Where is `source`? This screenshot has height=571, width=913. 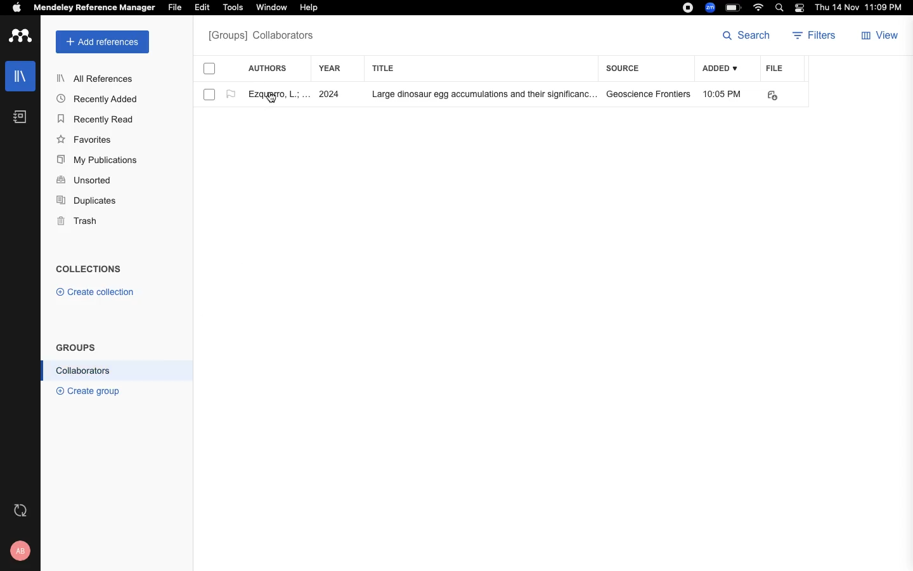
source is located at coordinates (650, 94).